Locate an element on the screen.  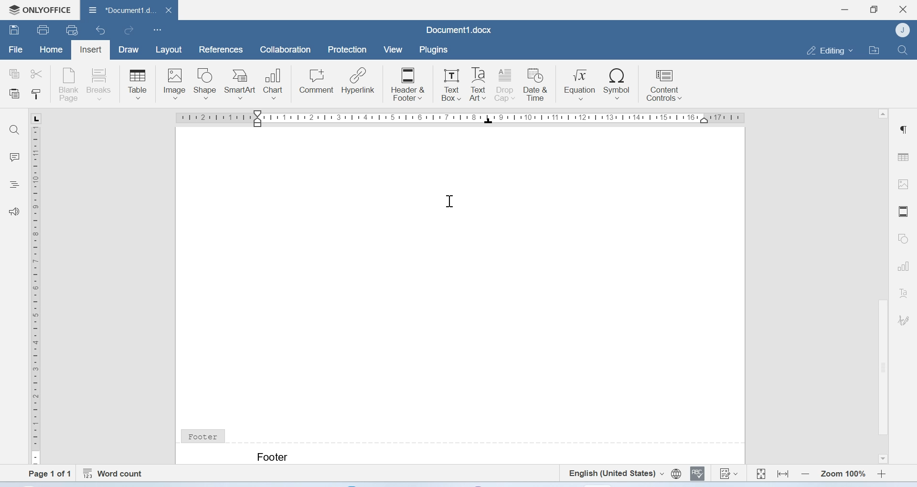
Scroll down is located at coordinates (882, 459).